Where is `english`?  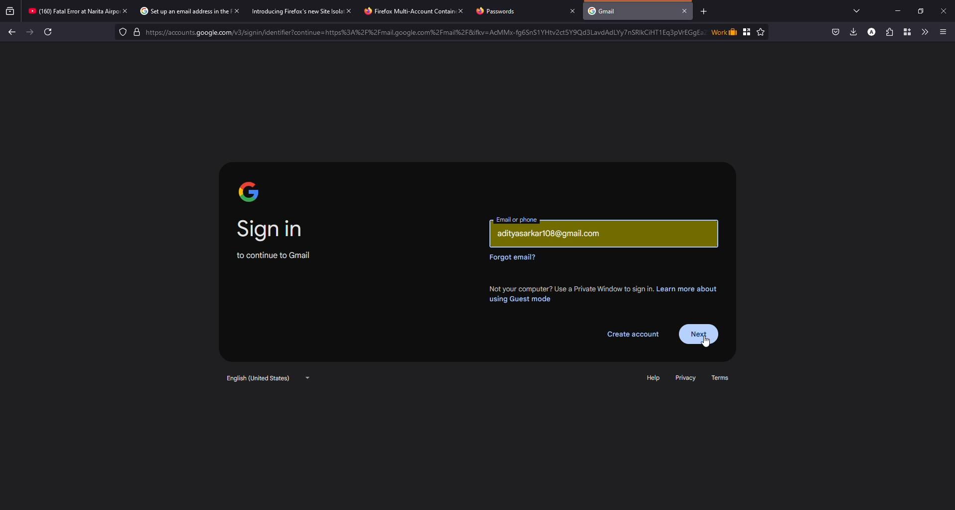
english is located at coordinates (267, 378).